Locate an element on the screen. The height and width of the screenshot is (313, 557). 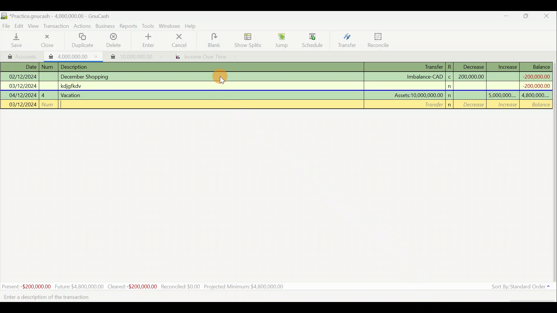
Delete is located at coordinates (113, 43).